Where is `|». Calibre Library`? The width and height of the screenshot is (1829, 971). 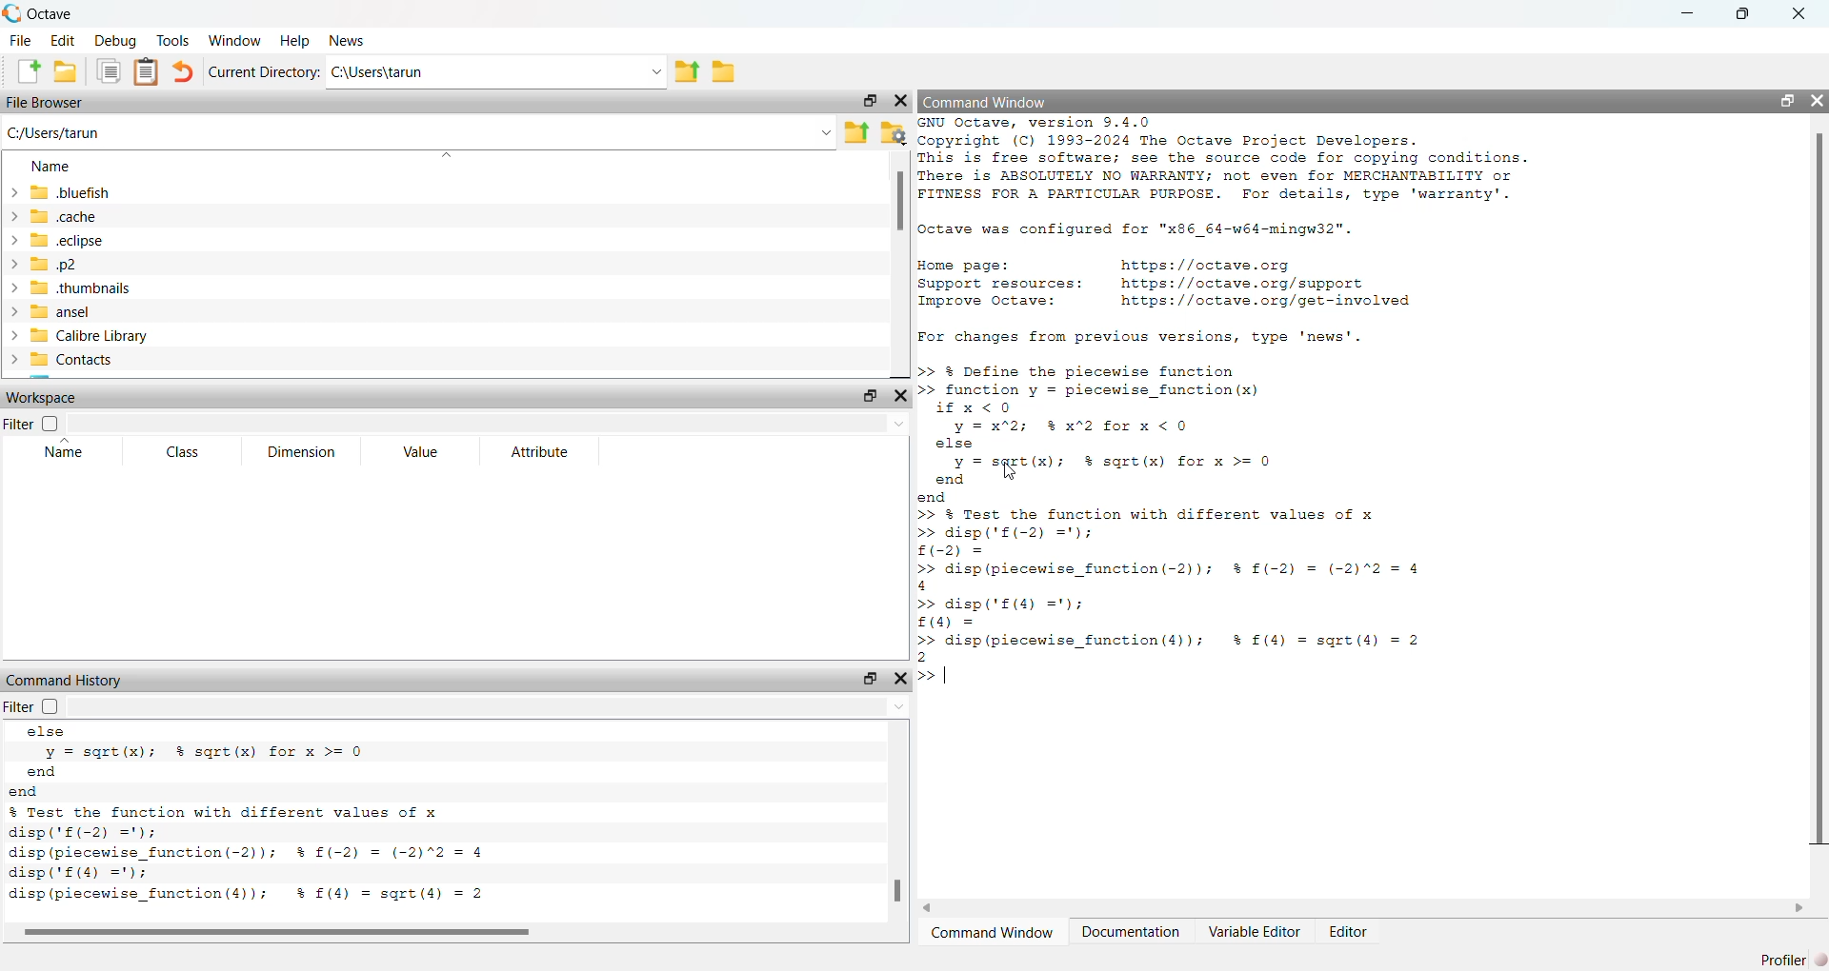 |». Calibre Library is located at coordinates (81, 336).